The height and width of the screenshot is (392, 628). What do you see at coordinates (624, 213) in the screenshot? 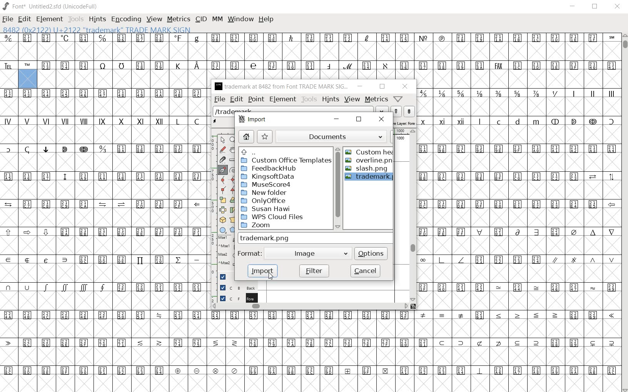
I see `SCROLLBAR` at bounding box center [624, 213].